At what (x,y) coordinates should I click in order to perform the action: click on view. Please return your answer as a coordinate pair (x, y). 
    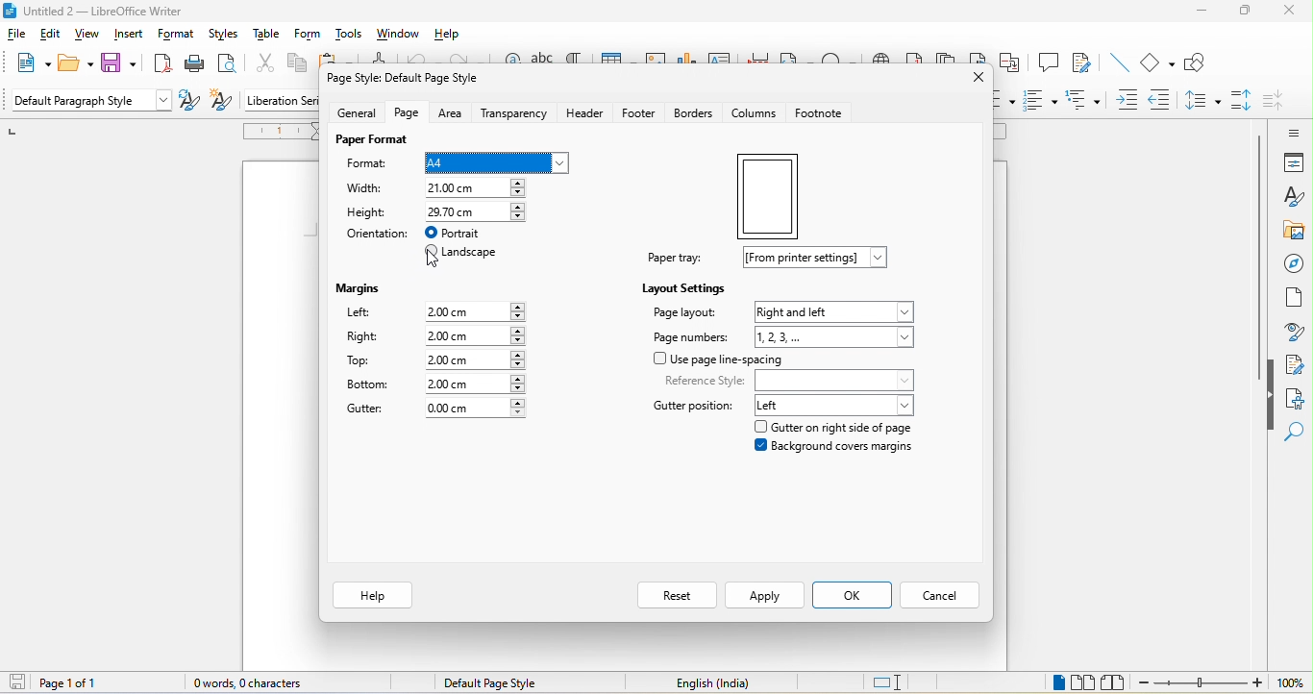
    Looking at the image, I should click on (87, 37).